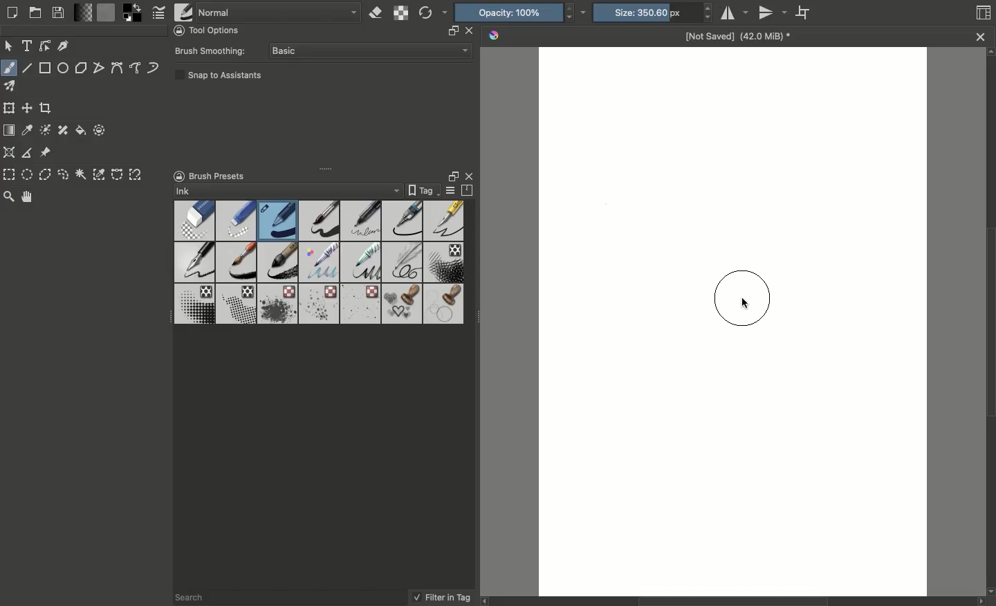 The width and height of the screenshot is (996, 606). I want to click on Vertical mirror, so click(775, 15).